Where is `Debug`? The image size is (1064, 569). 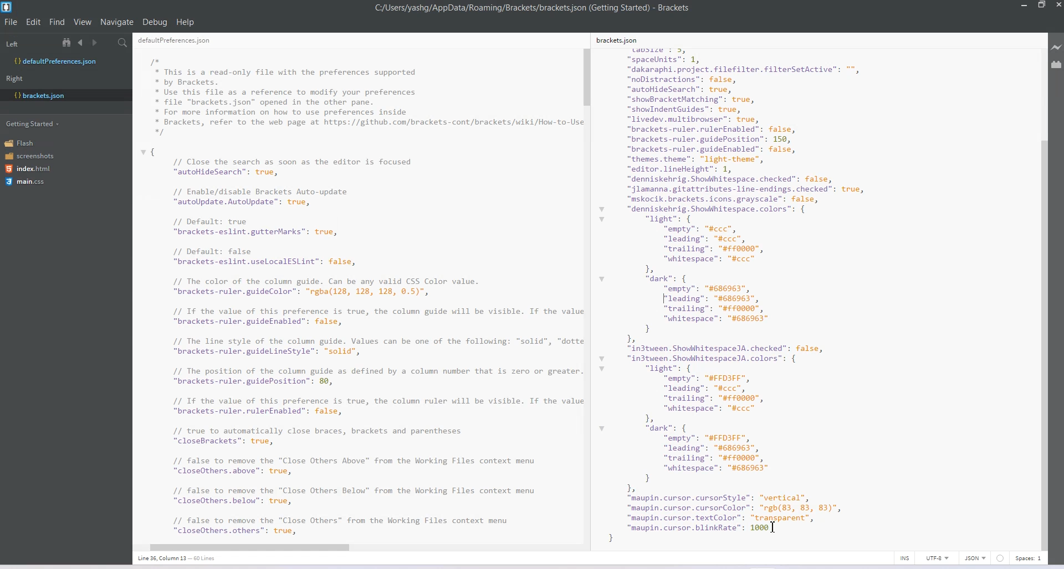
Debug is located at coordinates (155, 22).